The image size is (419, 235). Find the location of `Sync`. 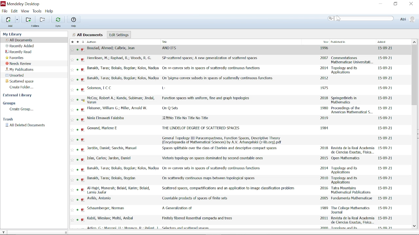

Sync is located at coordinates (58, 22).